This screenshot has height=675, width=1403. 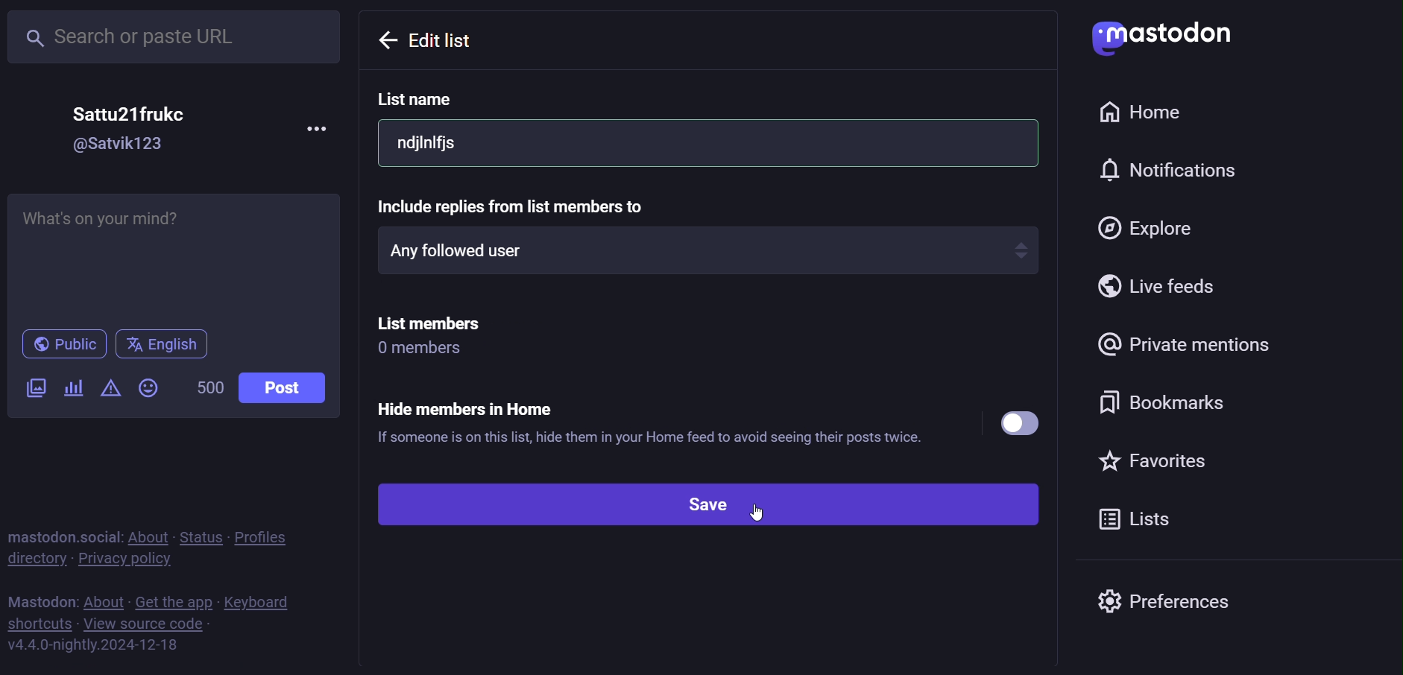 I want to click on Sattu21frukc, so click(x=138, y=112).